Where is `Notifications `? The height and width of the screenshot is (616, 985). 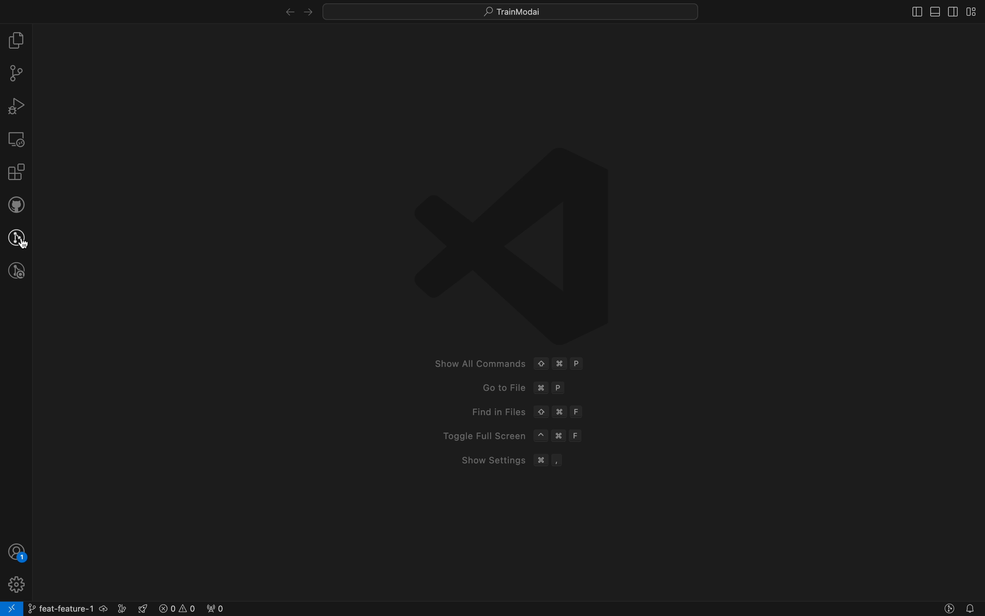
Notifications  is located at coordinates (971, 608).